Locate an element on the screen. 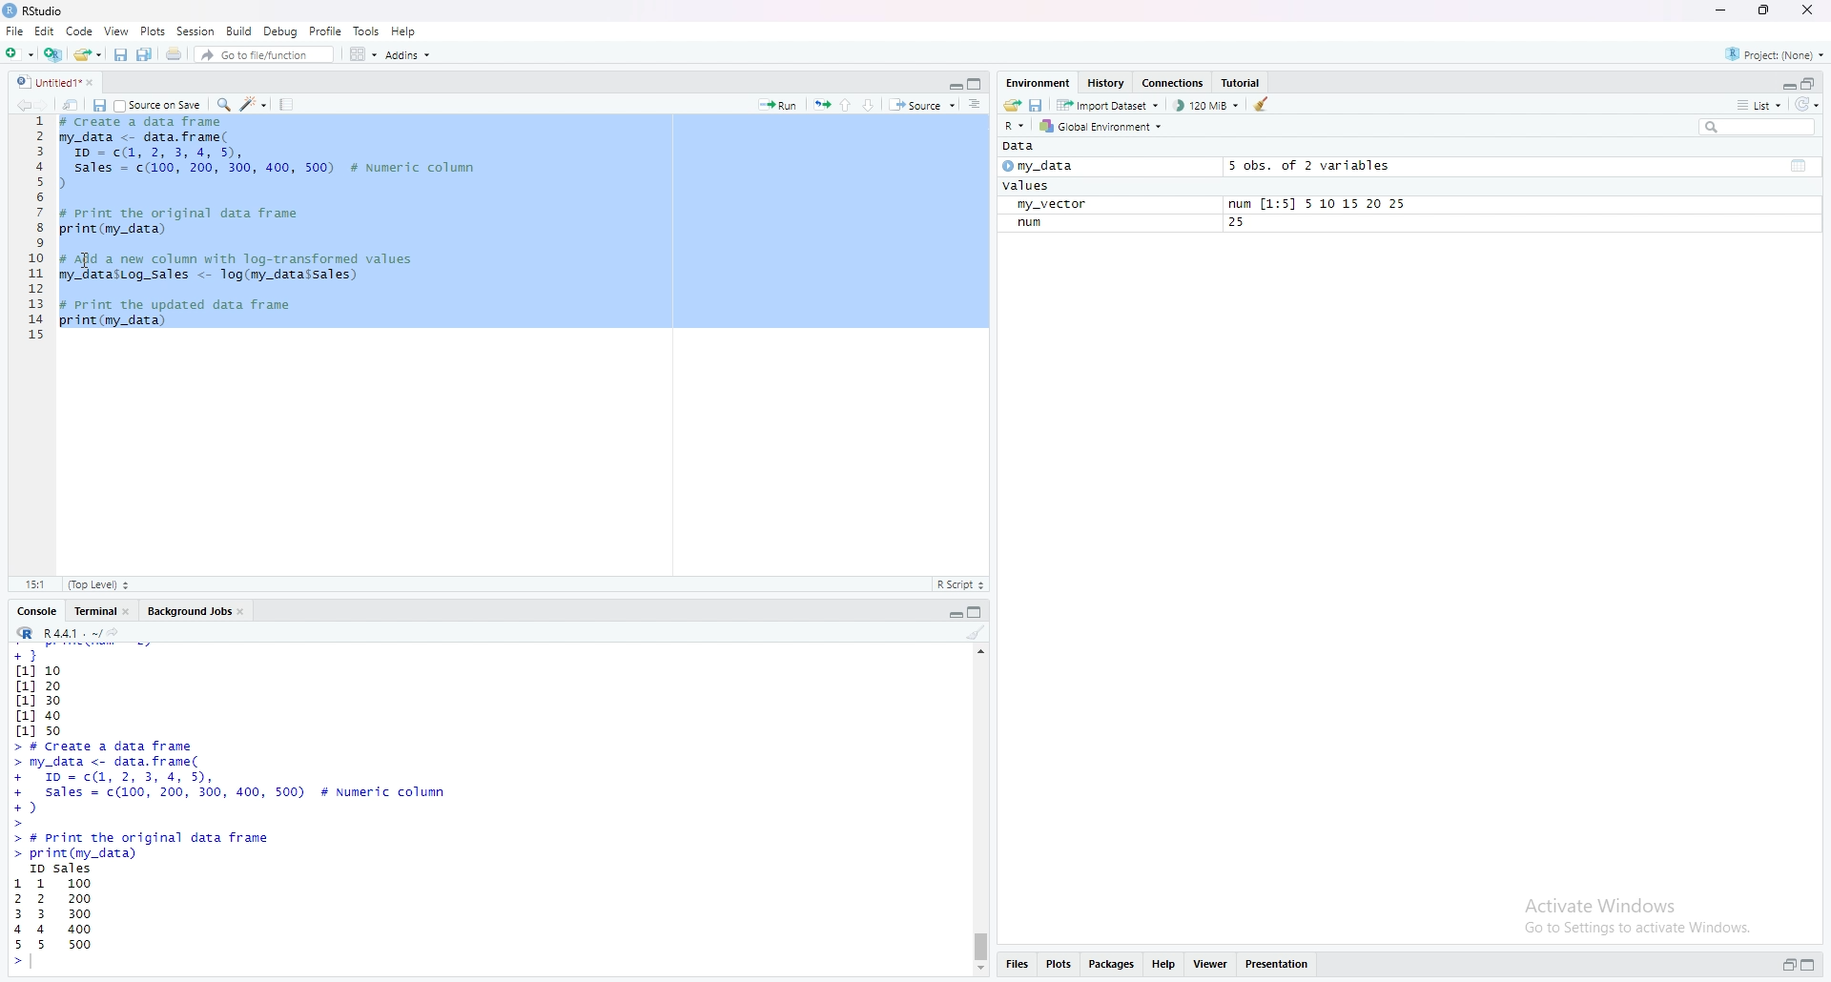 Image resolution: width=1831 pixels, height=982 pixels. minimize is located at coordinates (950, 613).